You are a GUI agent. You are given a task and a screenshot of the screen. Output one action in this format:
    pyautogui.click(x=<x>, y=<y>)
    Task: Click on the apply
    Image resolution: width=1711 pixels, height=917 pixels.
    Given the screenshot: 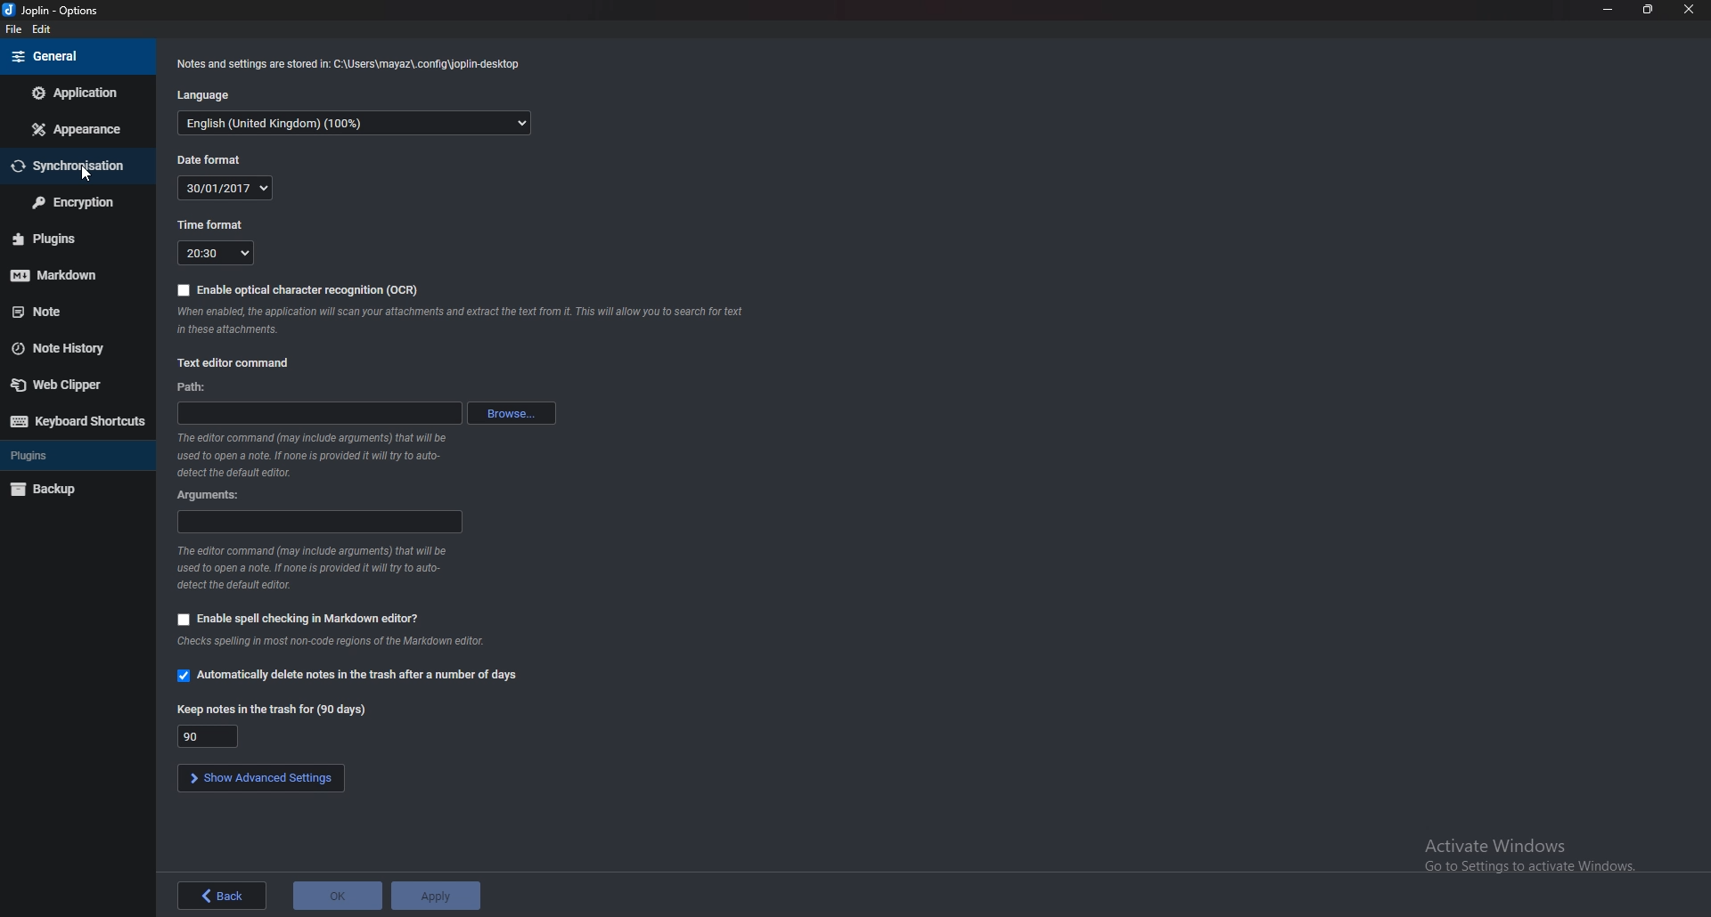 What is the action you would take?
    pyautogui.click(x=431, y=896)
    